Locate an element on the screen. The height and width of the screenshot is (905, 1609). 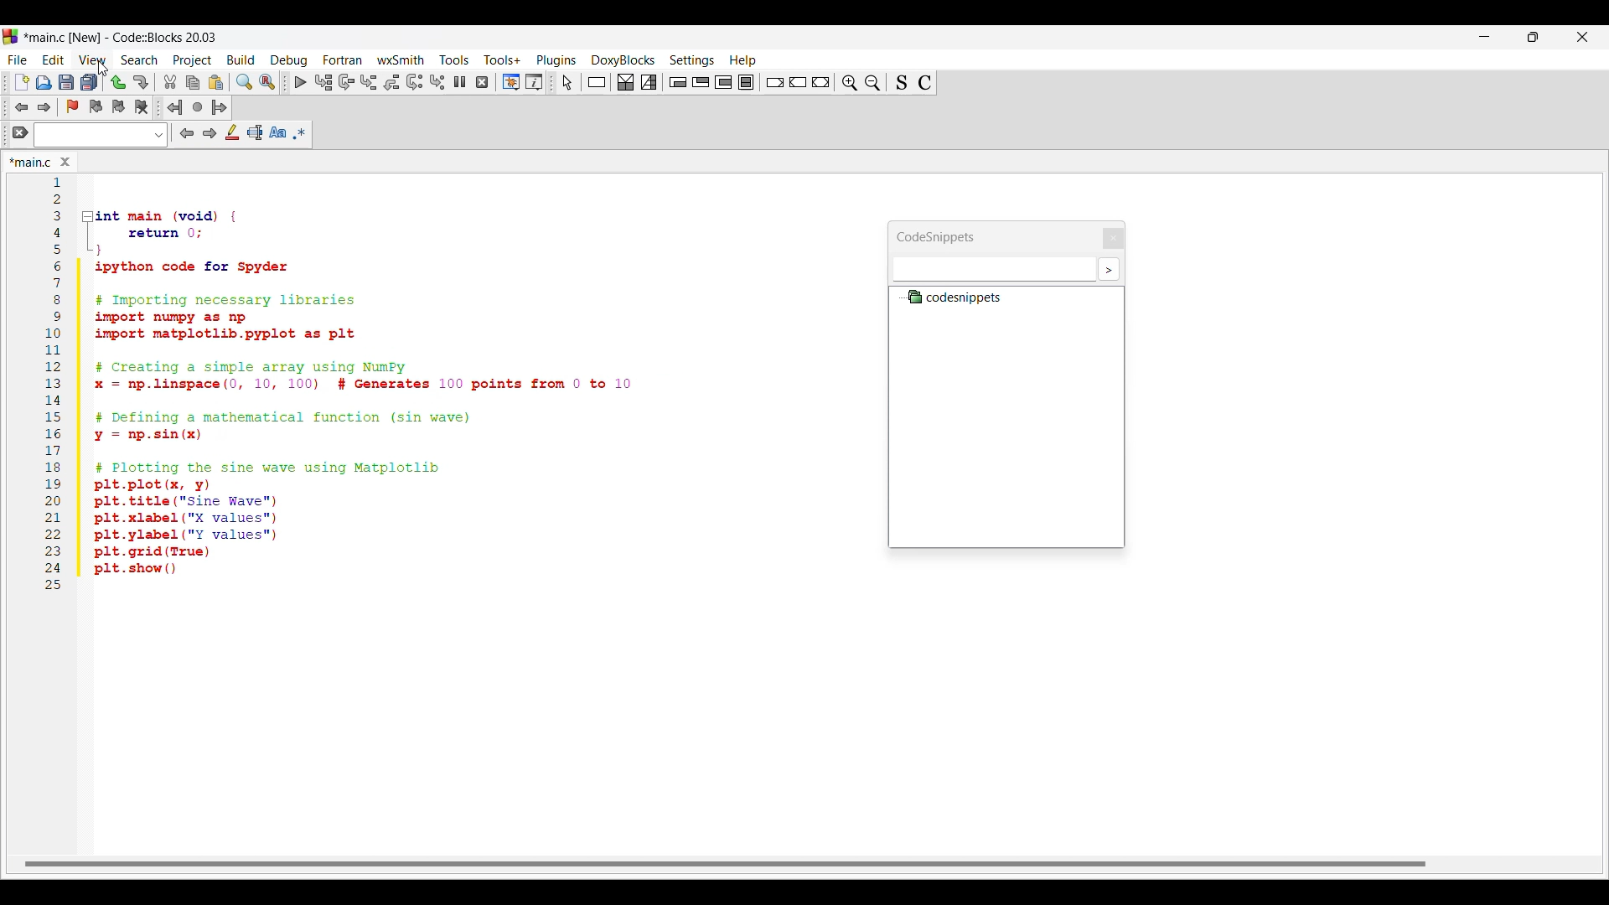
More settings is located at coordinates (1109, 269).